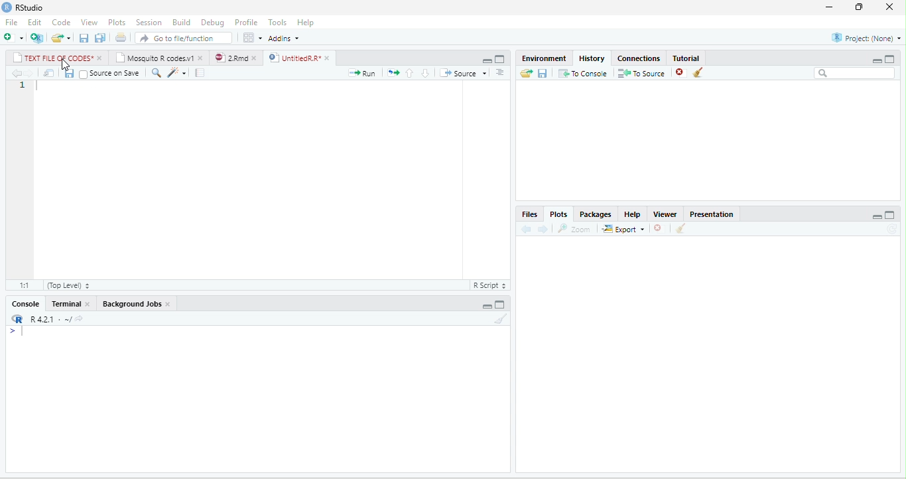 The image size is (906, 479). I want to click on Export, so click(623, 228).